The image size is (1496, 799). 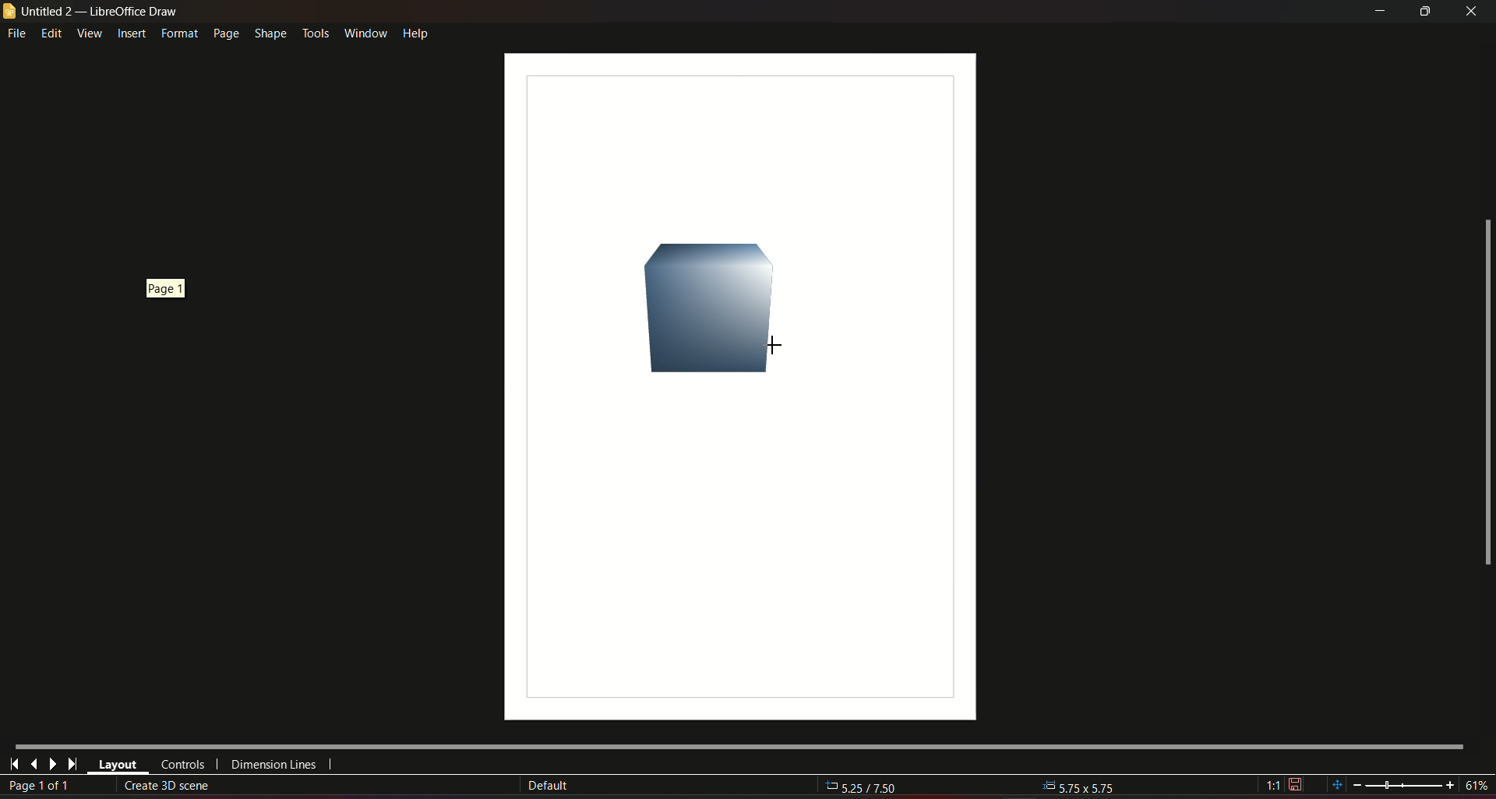 What do you see at coordinates (274, 767) in the screenshot?
I see `dimension lines` at bounding box center [274, 767].